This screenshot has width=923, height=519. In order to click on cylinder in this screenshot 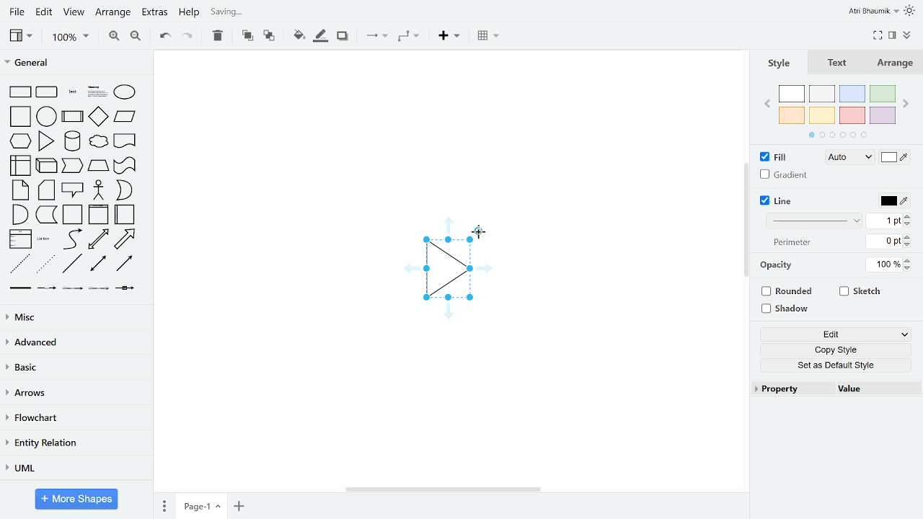, I will do `click(72, 141)`.